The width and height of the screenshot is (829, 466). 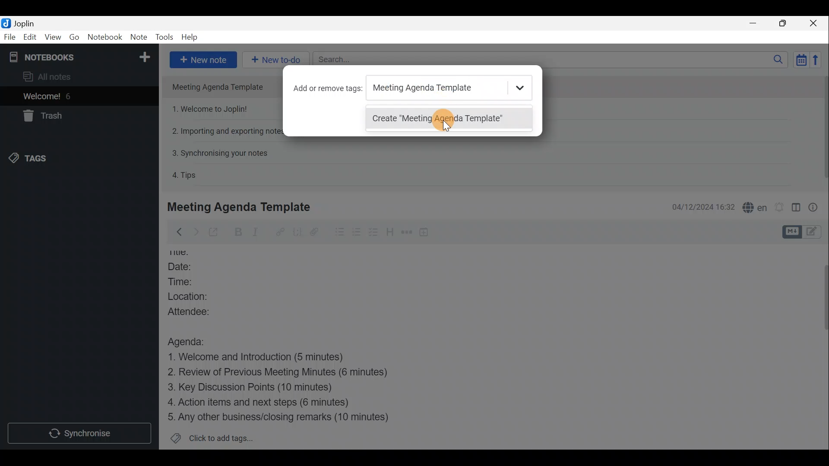 What do you see at coordinates (224, 436) in the screenshot?
I see `Click to add tags` at bounding box center [224, 436].